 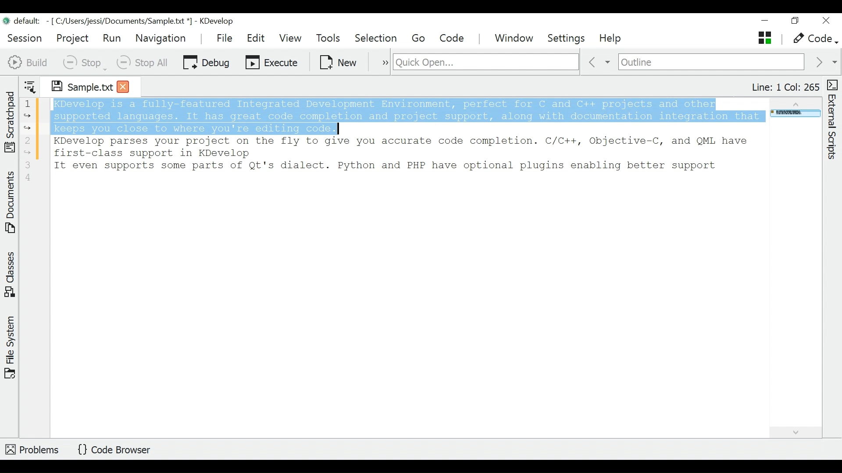 What do you see at coordinates (143, 62) in the screenshot?
I see `Stop All` at bounding box center [143, 62].